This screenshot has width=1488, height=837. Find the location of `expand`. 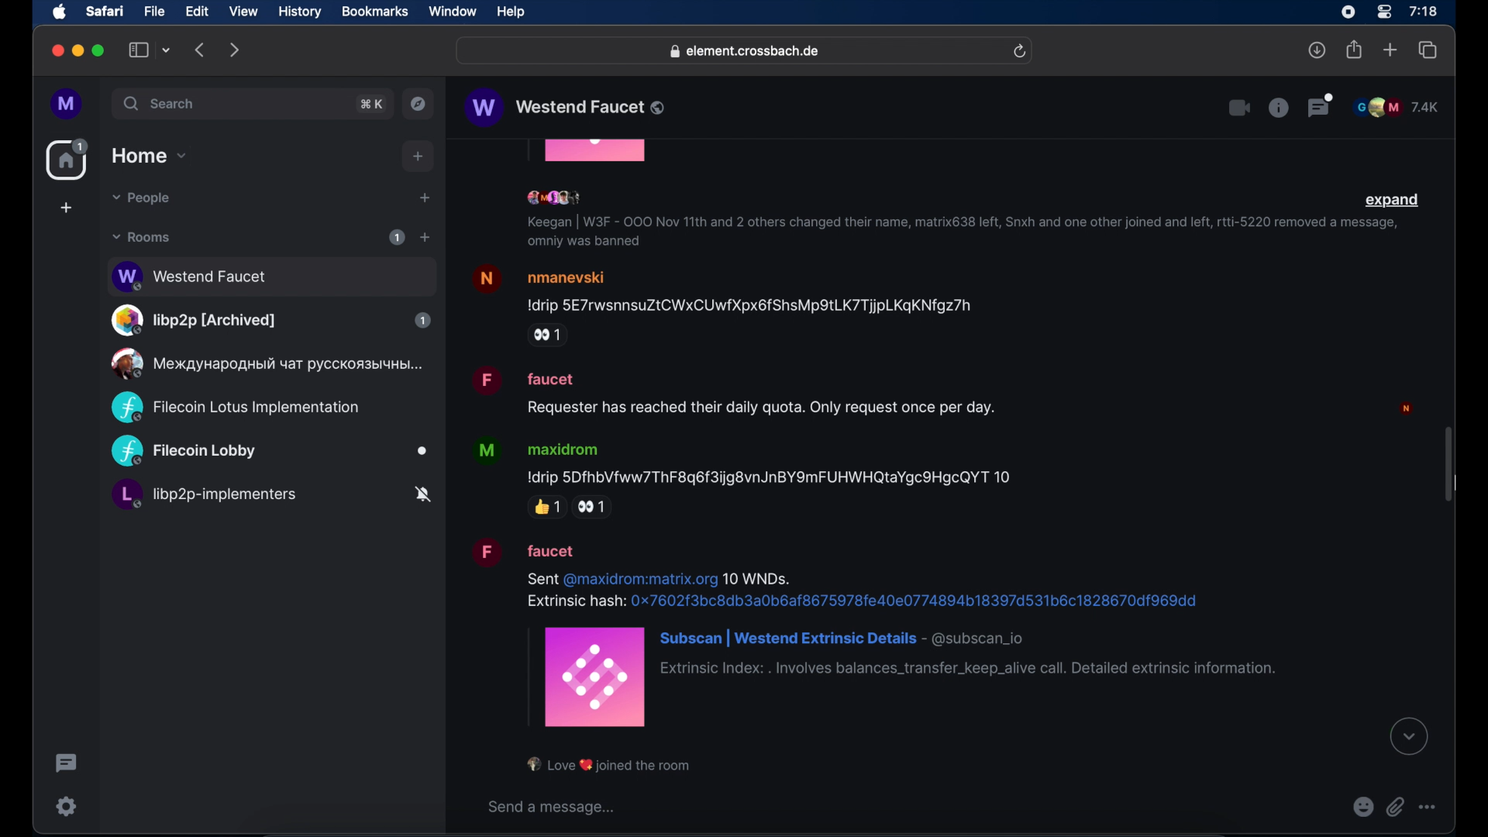

expand is located at coordinates (1393, 201).